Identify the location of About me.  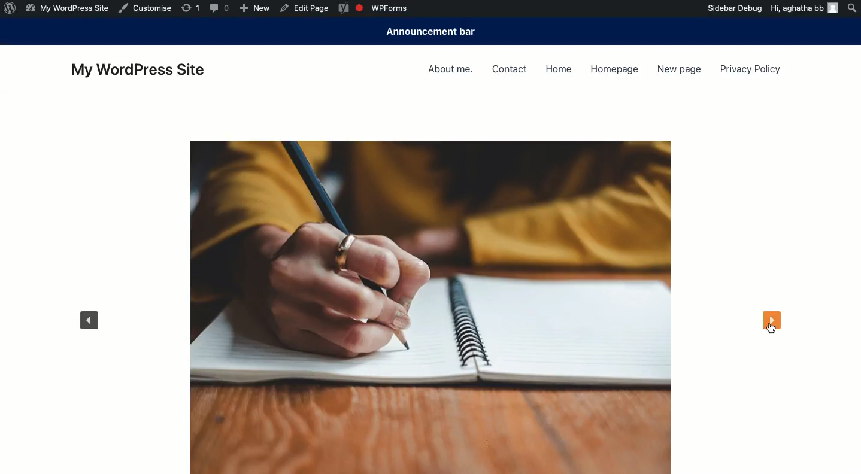
(448, 70).